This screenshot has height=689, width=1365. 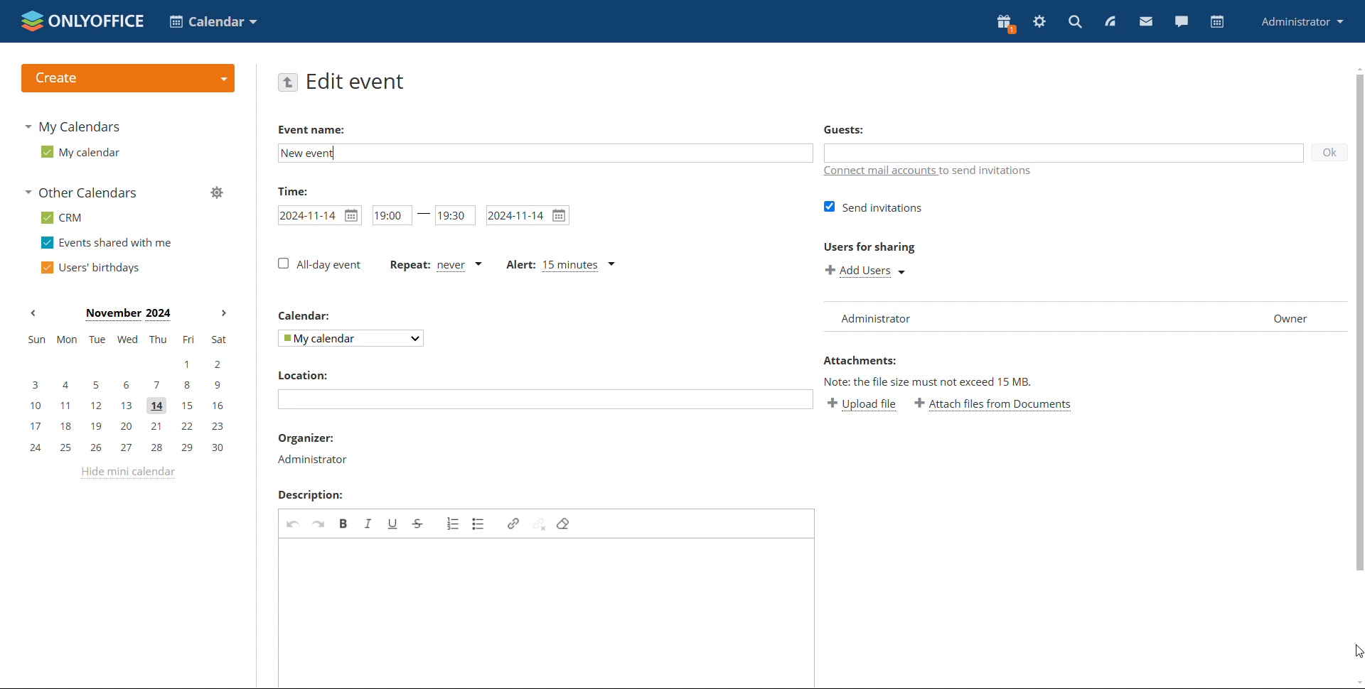 I want to click on , so click(x=357, y=82).